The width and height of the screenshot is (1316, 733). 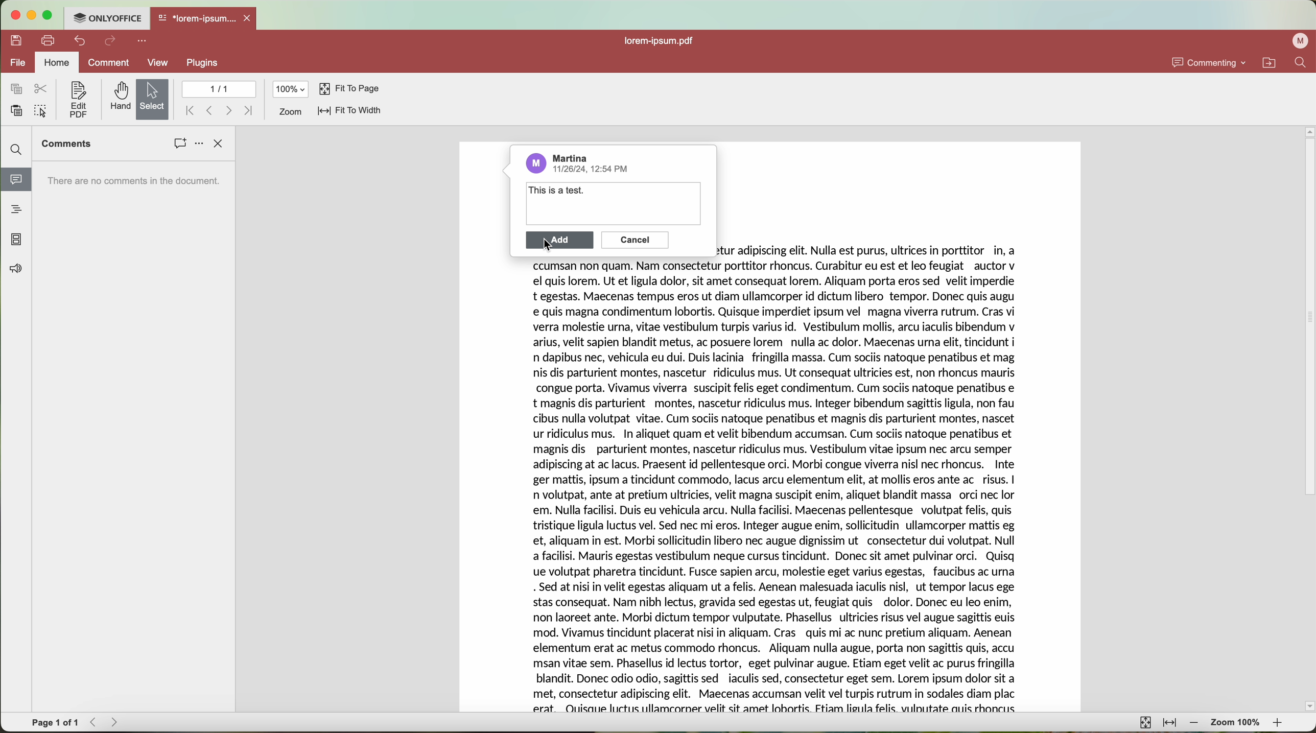 I want to click on navigate locations, so click(x=1273, y=62).